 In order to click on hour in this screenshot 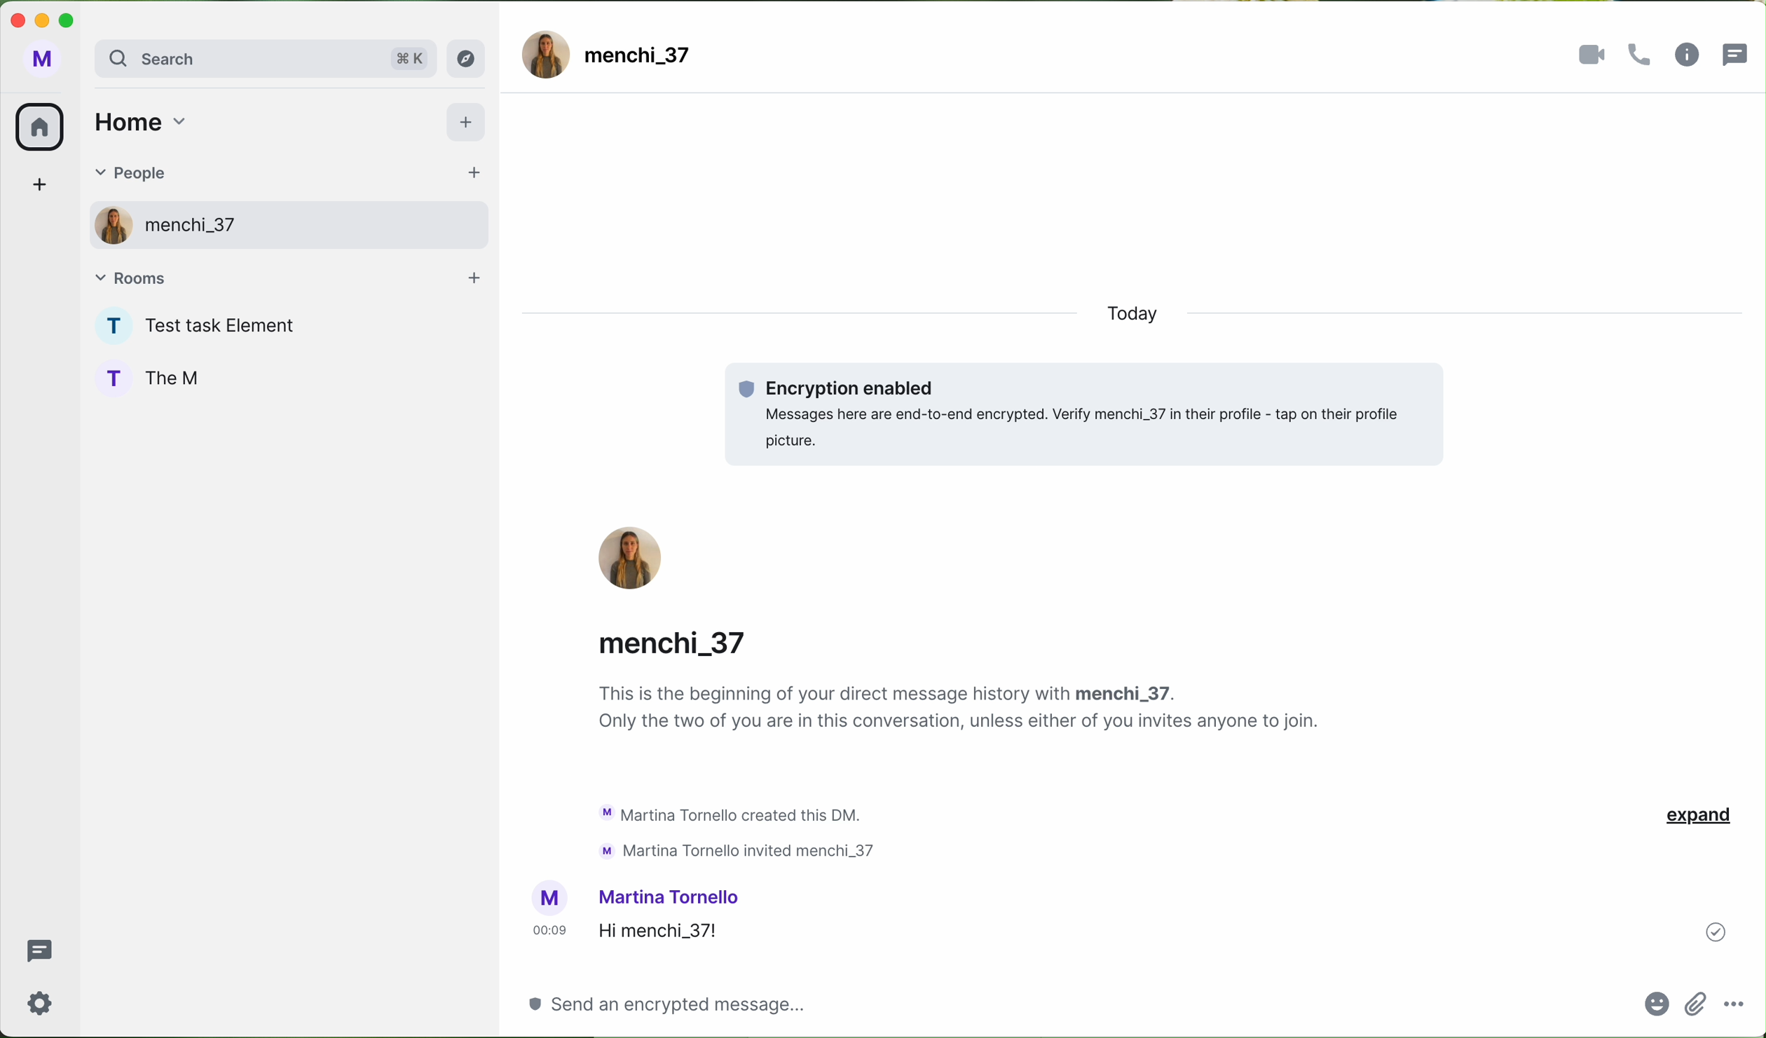, I will do `click(549, 930)`.